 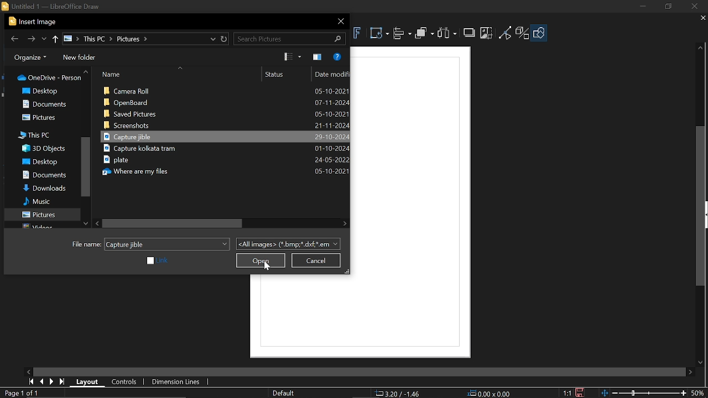 What do you see at coordinates (272, 72) in the screenshot?
I see `Status` at bounding box center [272, 72].